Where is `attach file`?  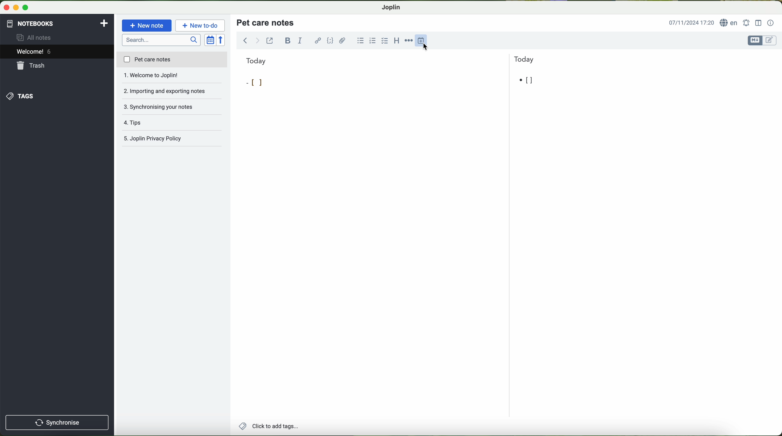
attach file is located at coordinates (342, 40).